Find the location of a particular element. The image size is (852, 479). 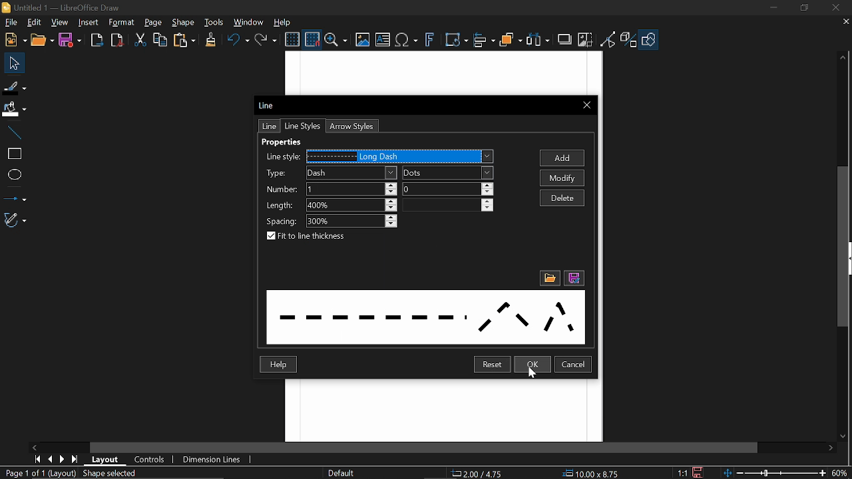

Modify is located at coordinates (564, 178).